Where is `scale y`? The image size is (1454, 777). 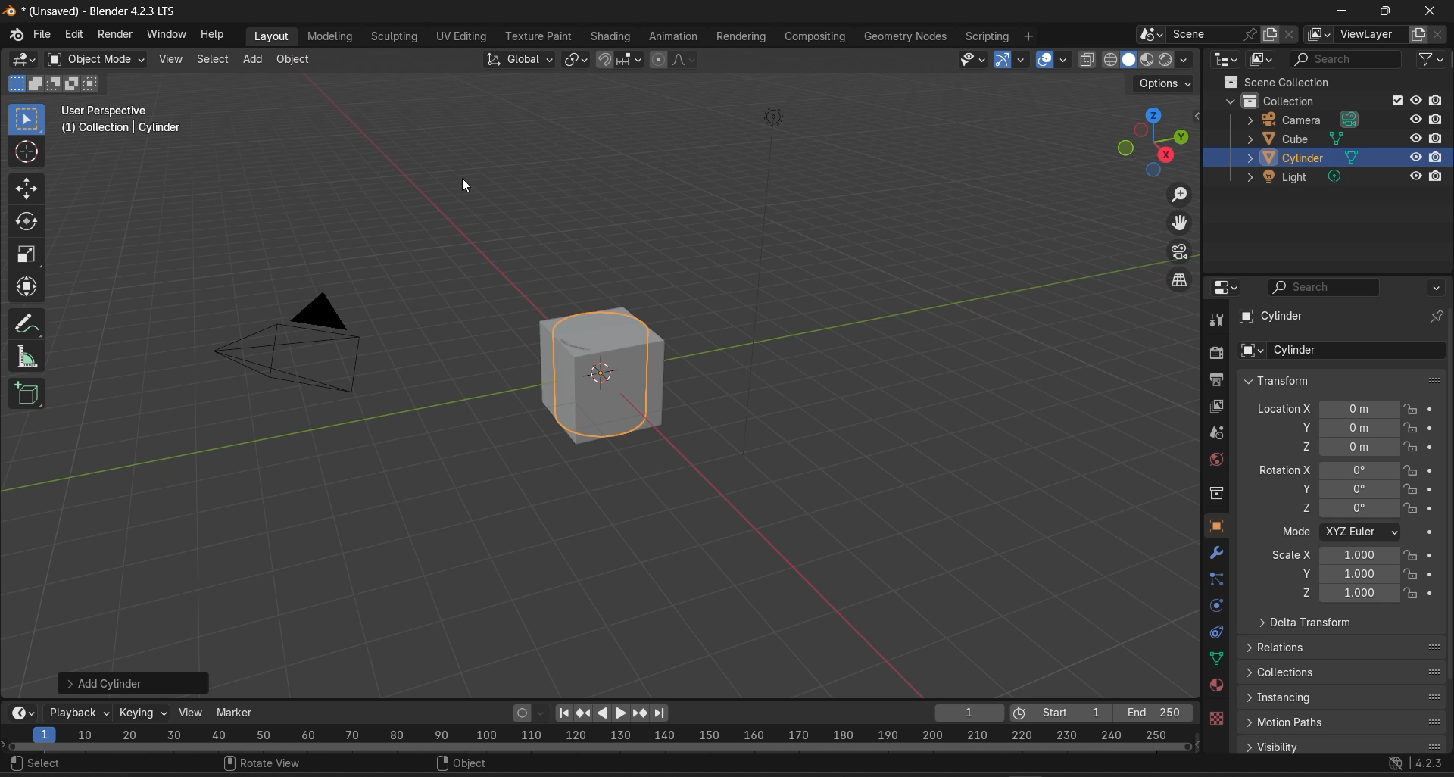
scale y is located at coordinates (1347, 573).